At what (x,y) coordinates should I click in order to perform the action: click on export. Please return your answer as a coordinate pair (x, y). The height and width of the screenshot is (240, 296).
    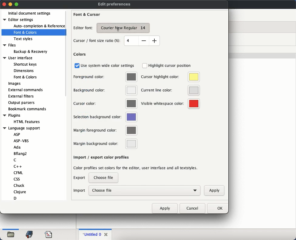
    Looking at the image, I should click on (80, 178).